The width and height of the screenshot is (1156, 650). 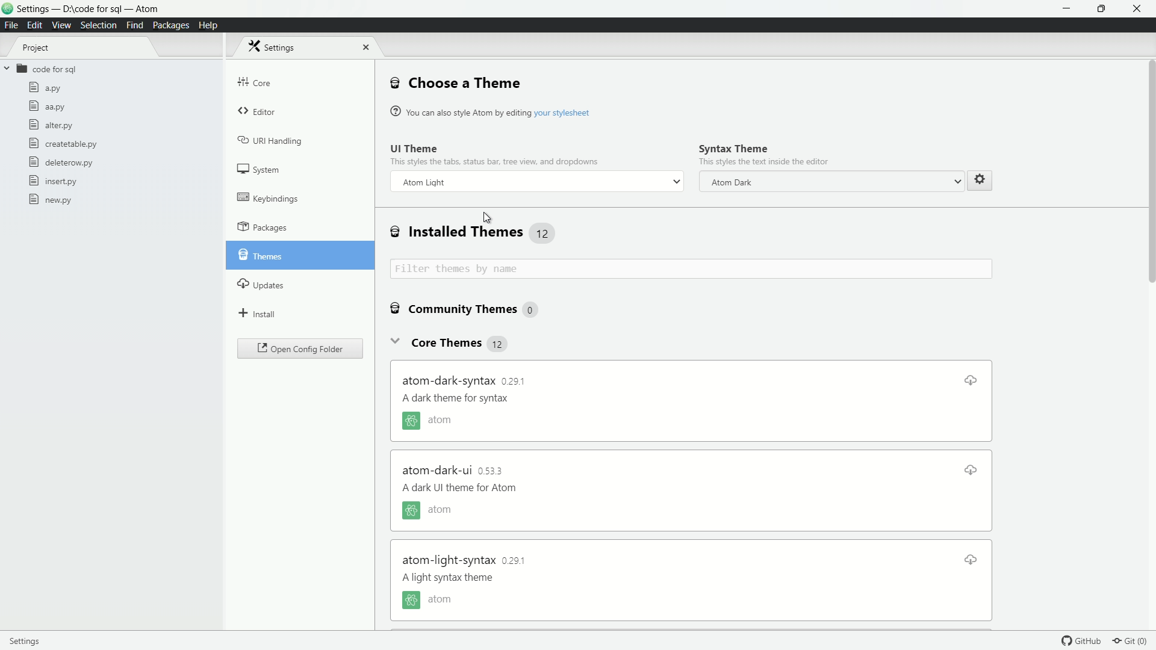 What do you see at coordinates (459, 398) in the screenshot?
I see `a dark theme for syntax` at bounding box center [459, 398].